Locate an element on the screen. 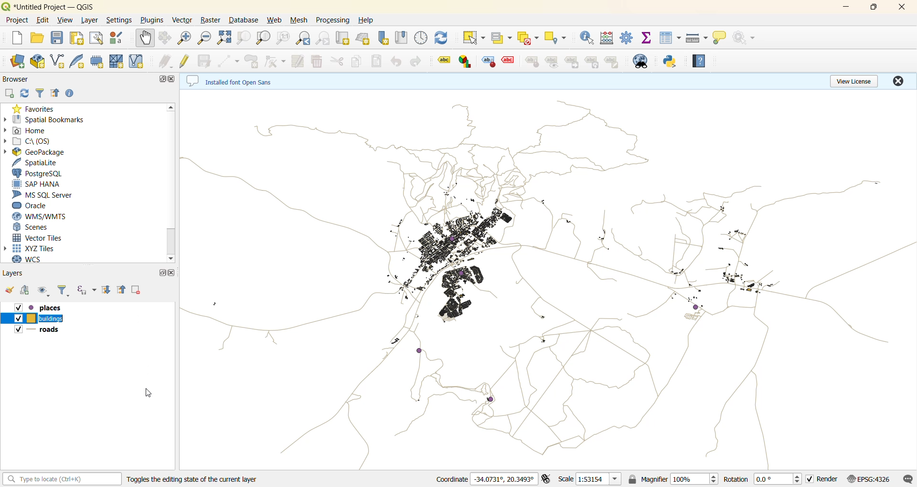 The width and height of the screenshot is (917, 487). open is located at coordinates (37, 39).